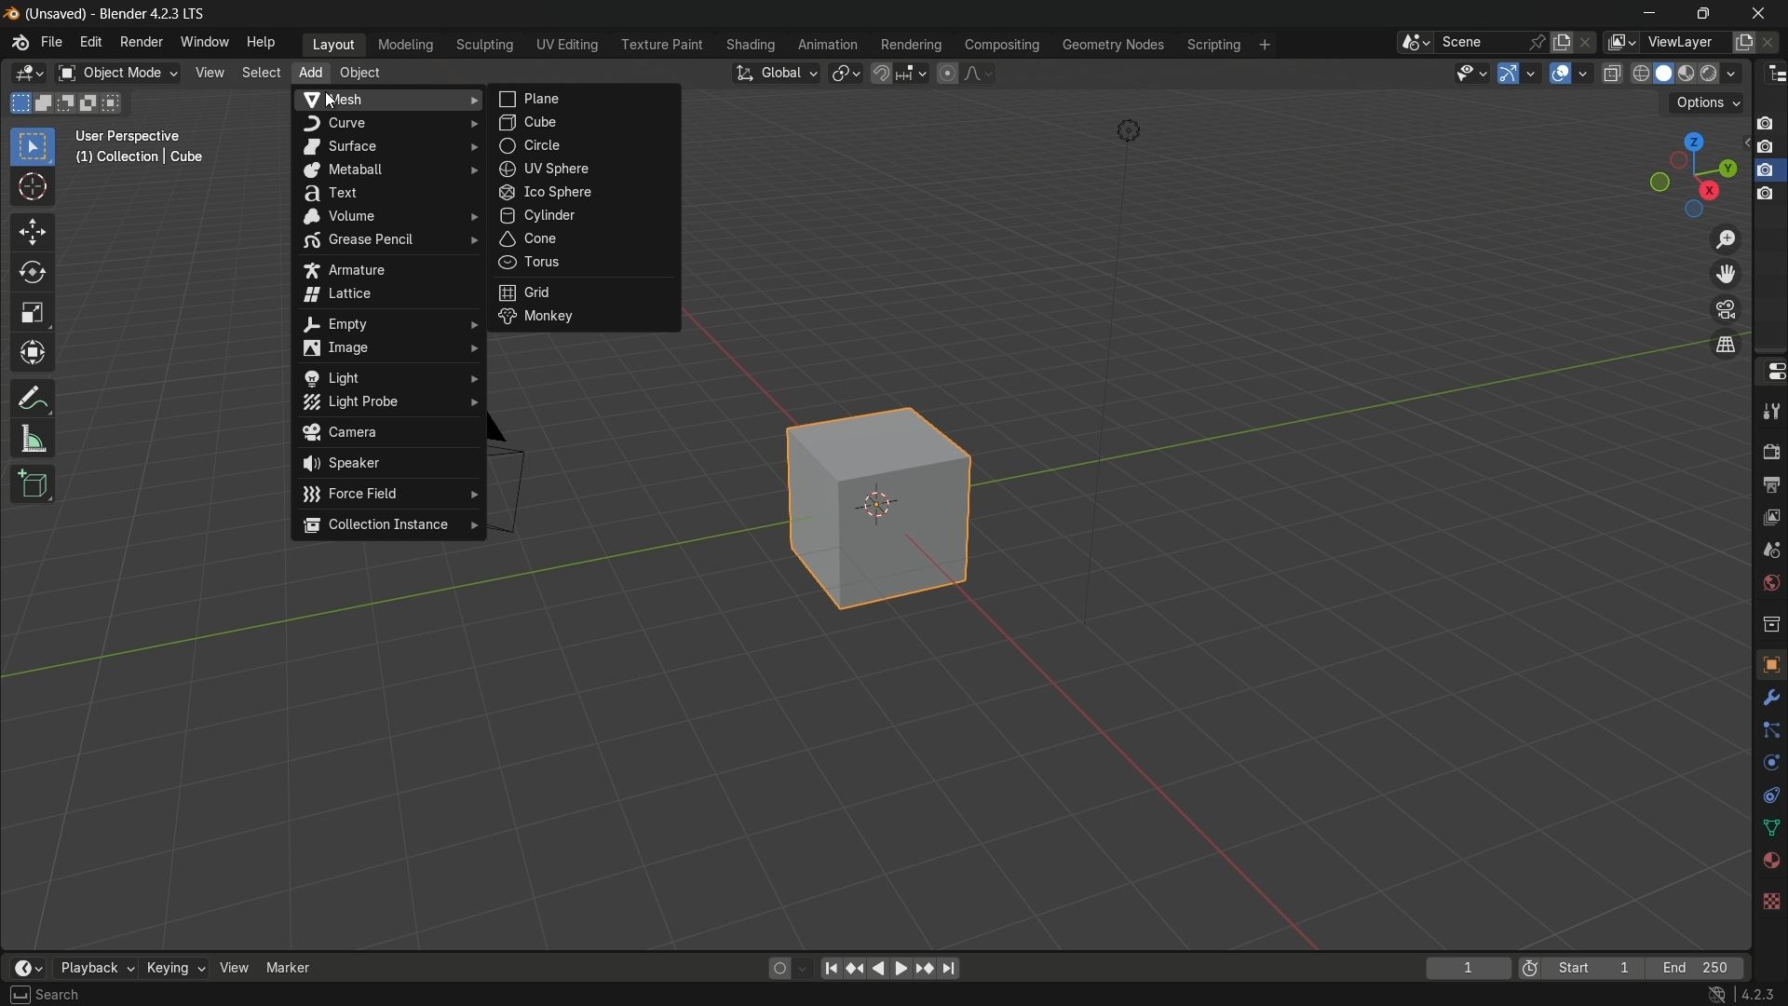  Describe the element at coordinates (1213, 46) in the screenshot. I see `scripting` at that location.